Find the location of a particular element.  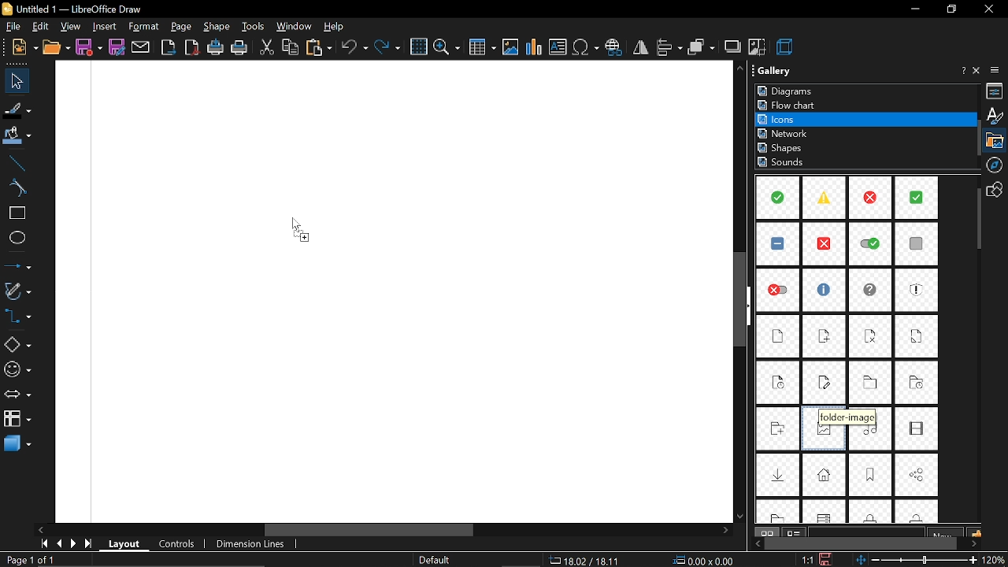

tools is located at coordinates (254, 27).